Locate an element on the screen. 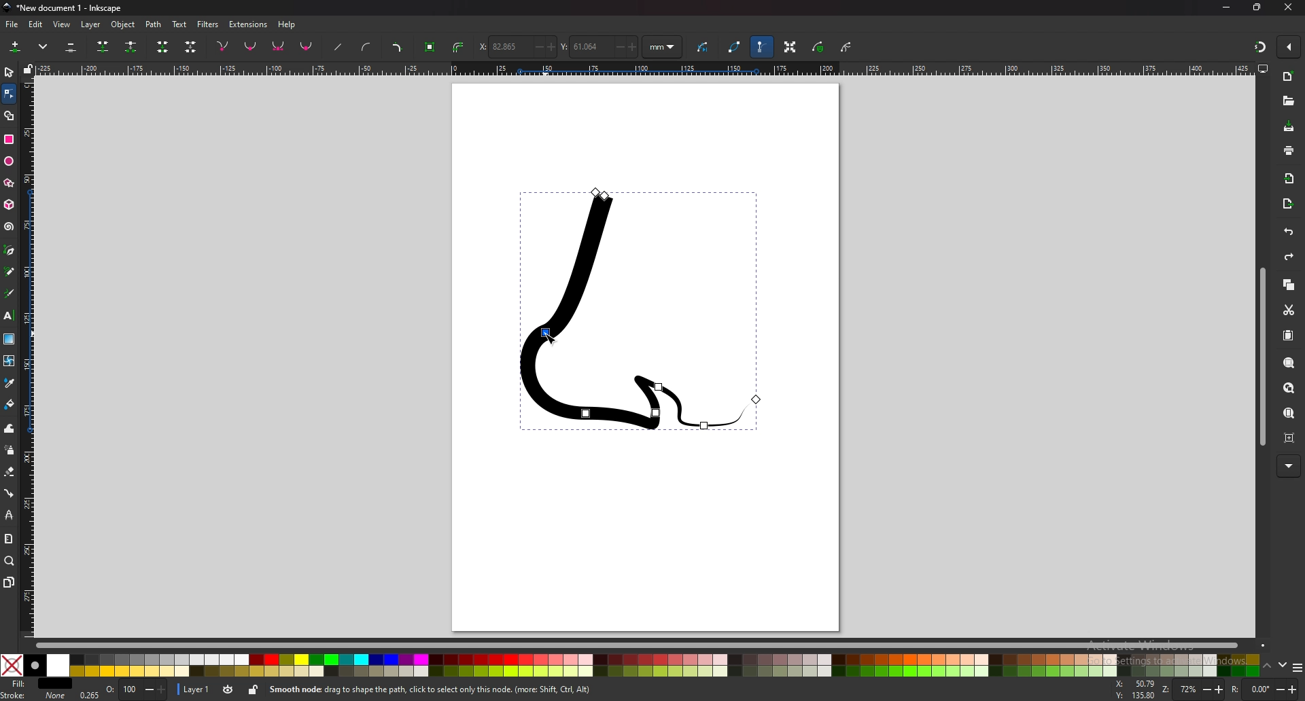 The height and width of the screenshot is (701, 1305). pages is located at coordinates (10, 581).